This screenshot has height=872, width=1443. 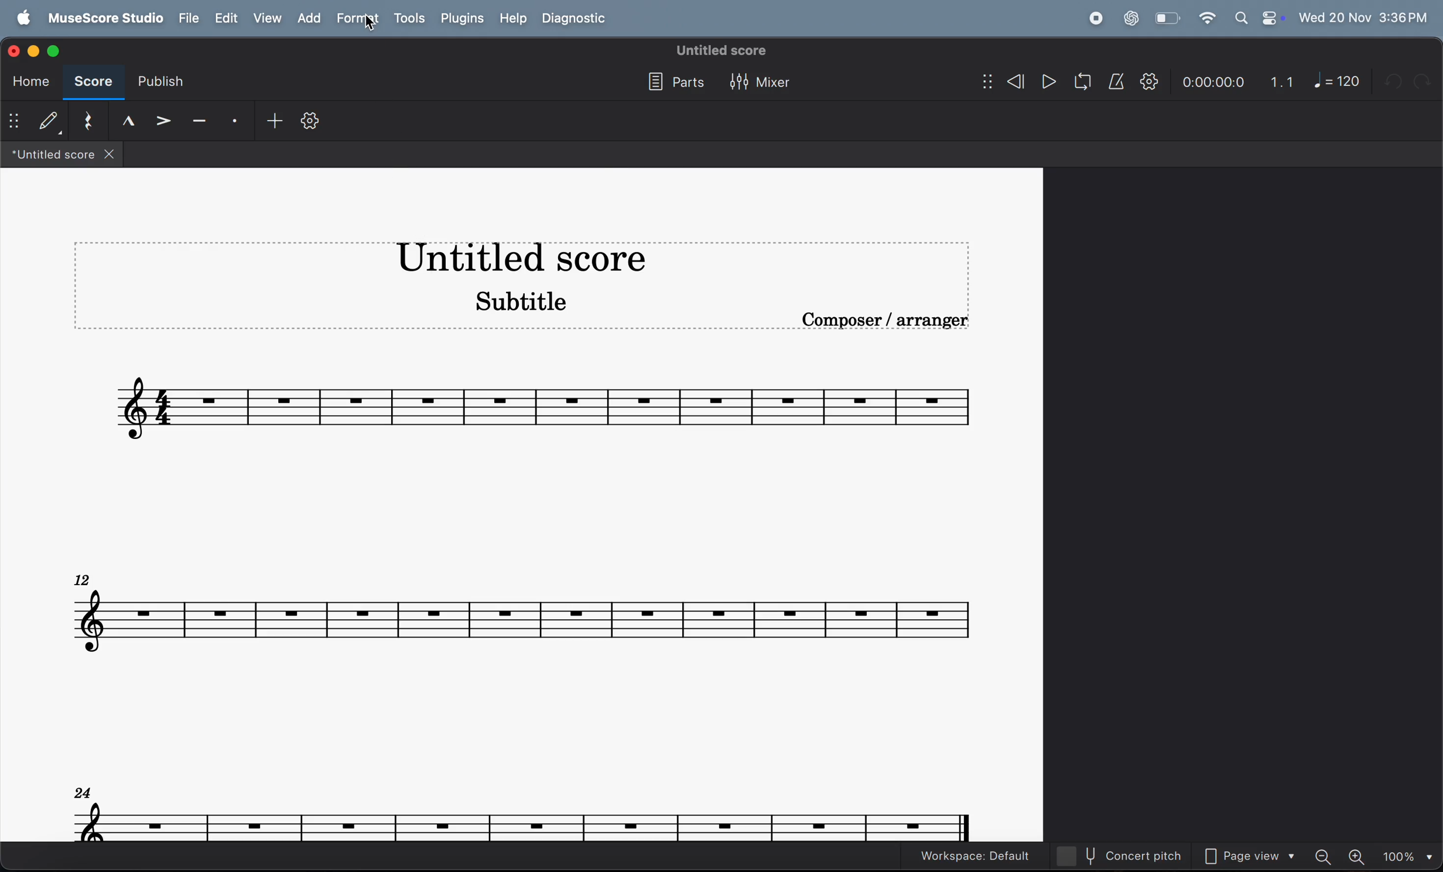 What do you see at coordinates (270, 122) in the screenshot?
I see `add` at bounding box center [270, 122].